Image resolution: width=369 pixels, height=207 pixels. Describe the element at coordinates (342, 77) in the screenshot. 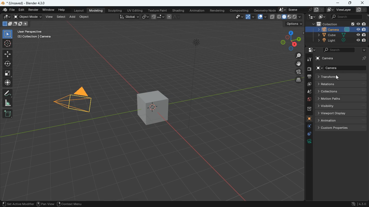

I see `transform` at that location.